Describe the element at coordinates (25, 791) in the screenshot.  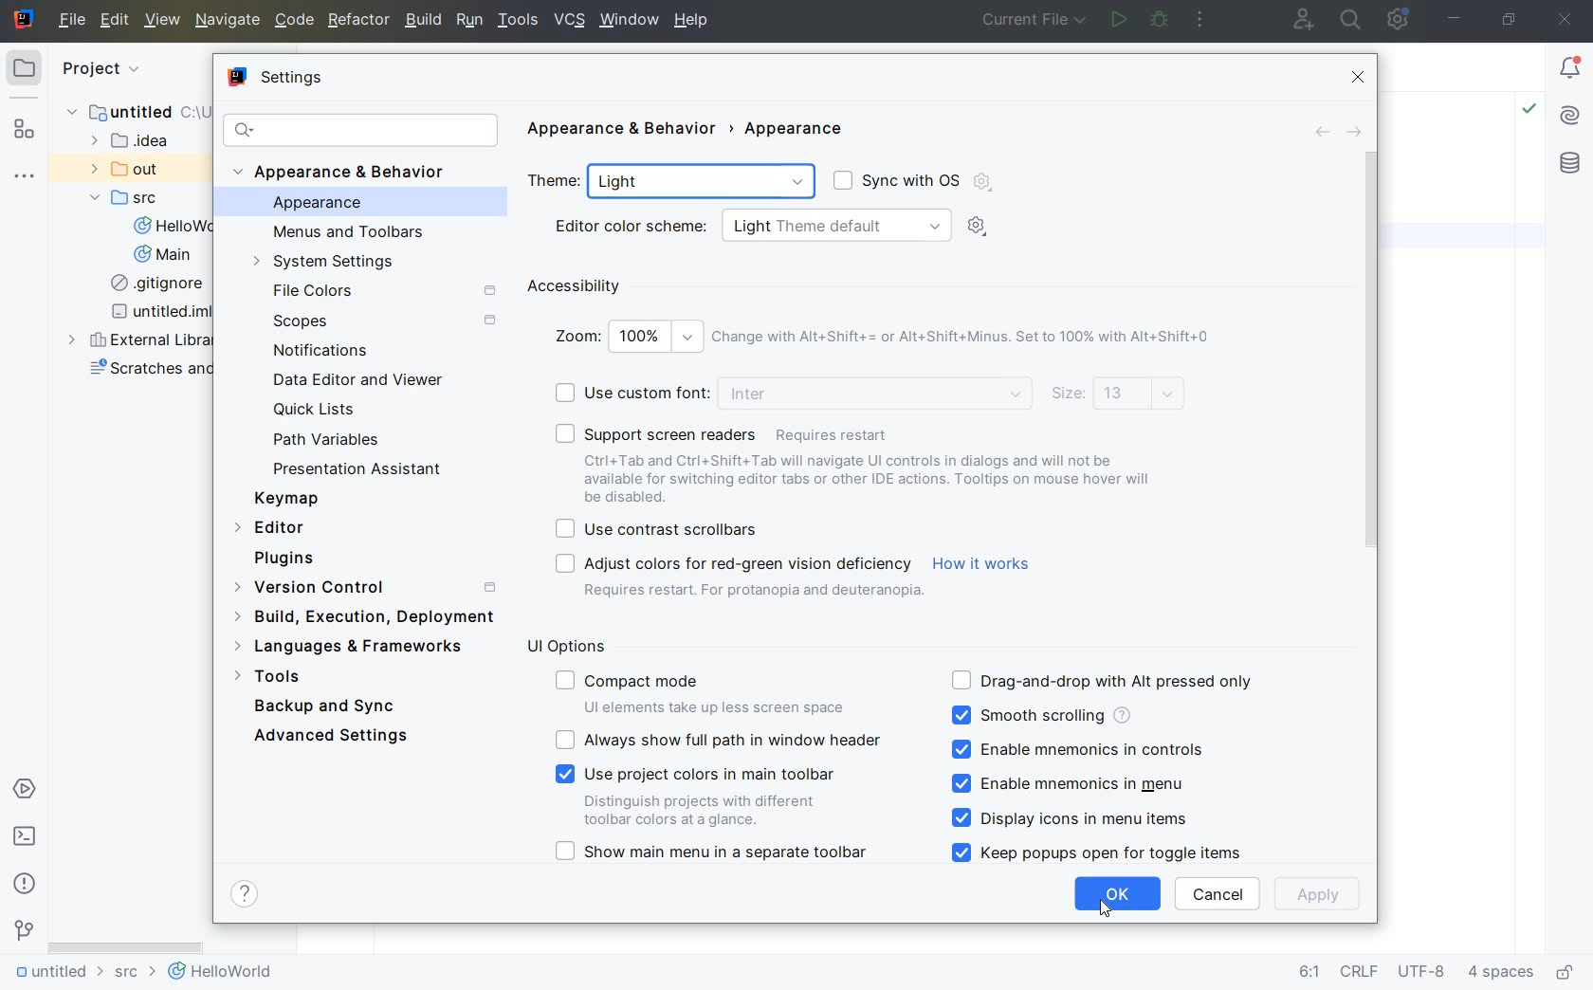
I see `SERVICES` at that location.